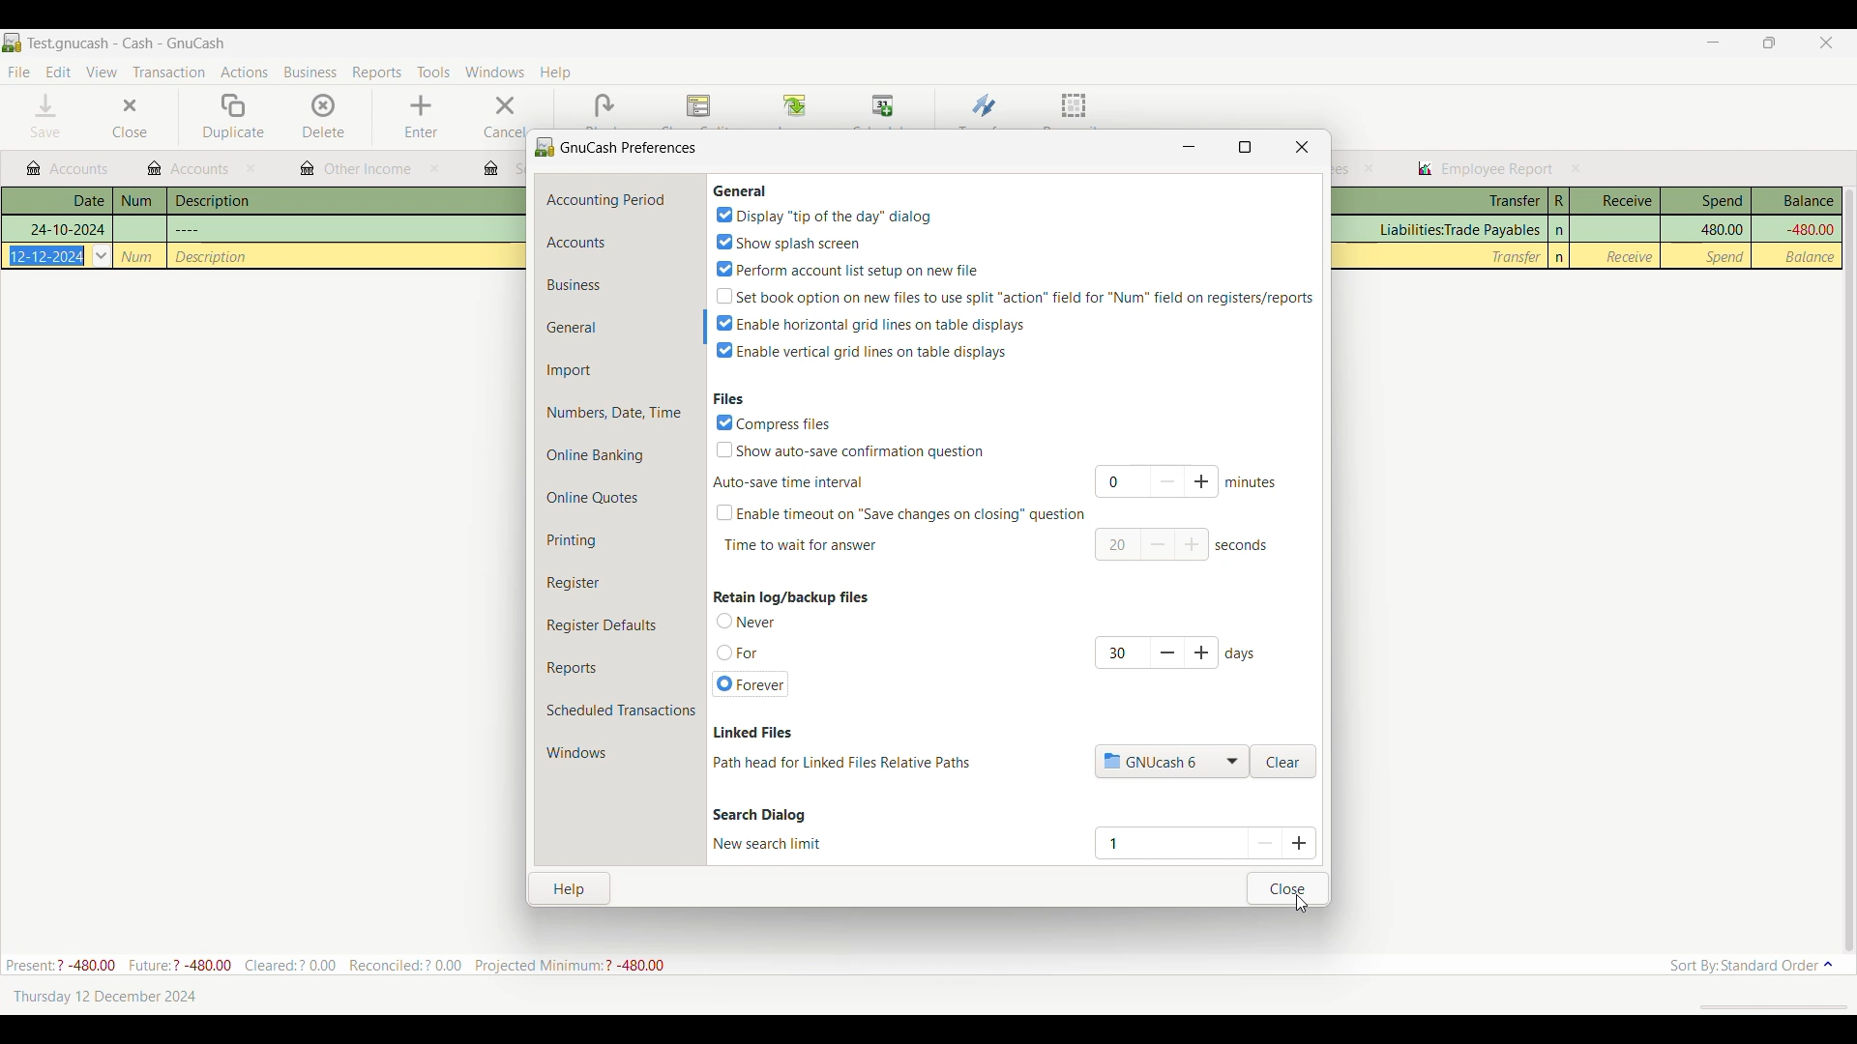  Describe the element at coordinates (1577, 168) in the screenshot. I see `close` at that location.